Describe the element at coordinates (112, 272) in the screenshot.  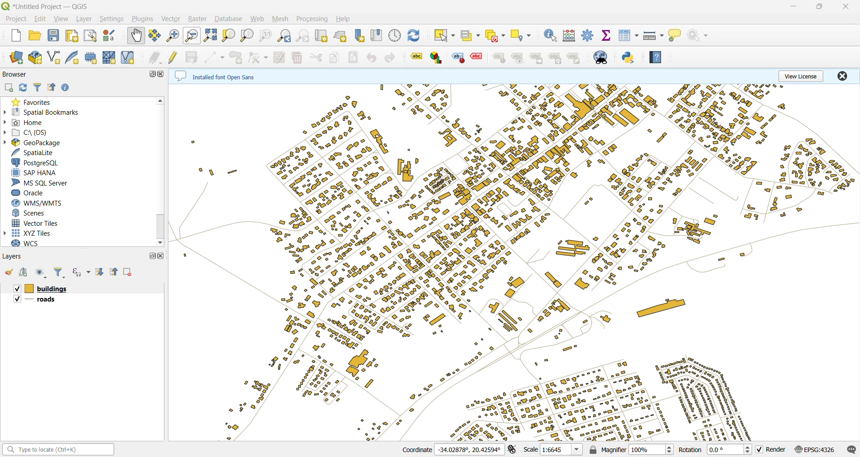
I see `collapse all` at that location.